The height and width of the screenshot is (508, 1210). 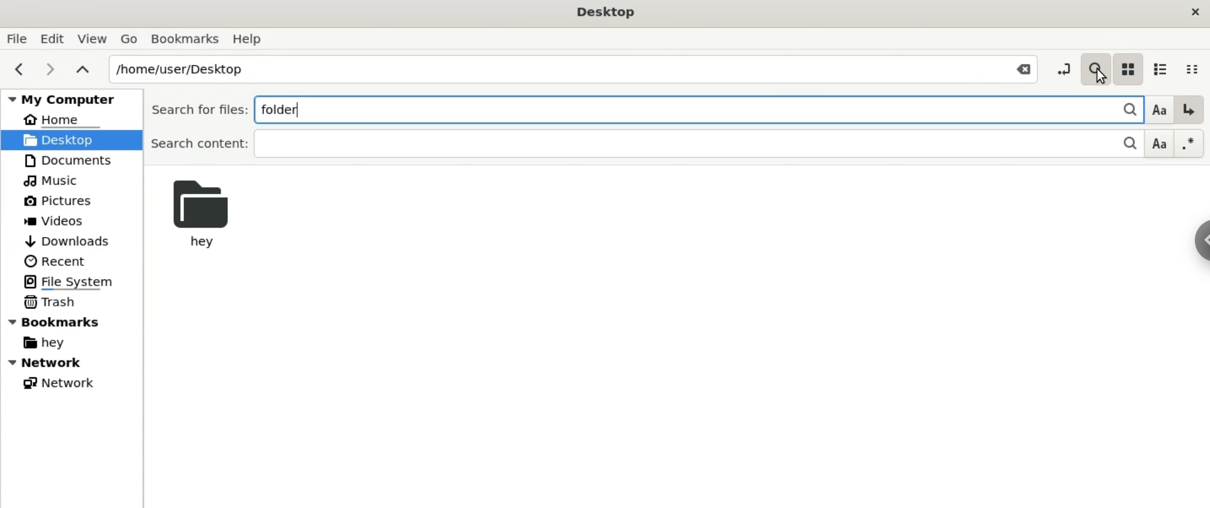 What do you see at coordinates (60, 220) in the screenshot?
I see `Videos` at bounding box center [60, 220].